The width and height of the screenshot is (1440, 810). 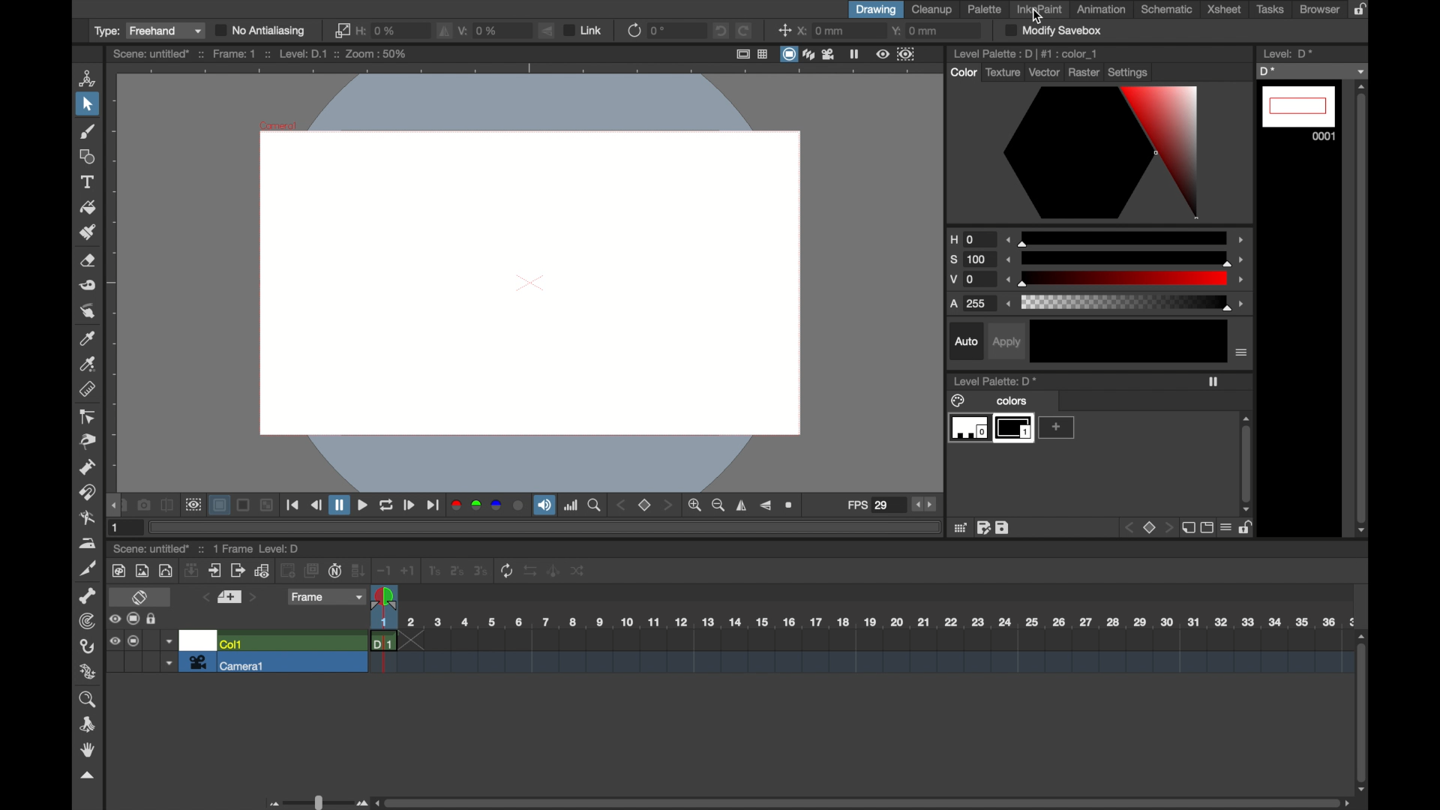 I want to click on compare to snapshot, so click(x=167, y=505).